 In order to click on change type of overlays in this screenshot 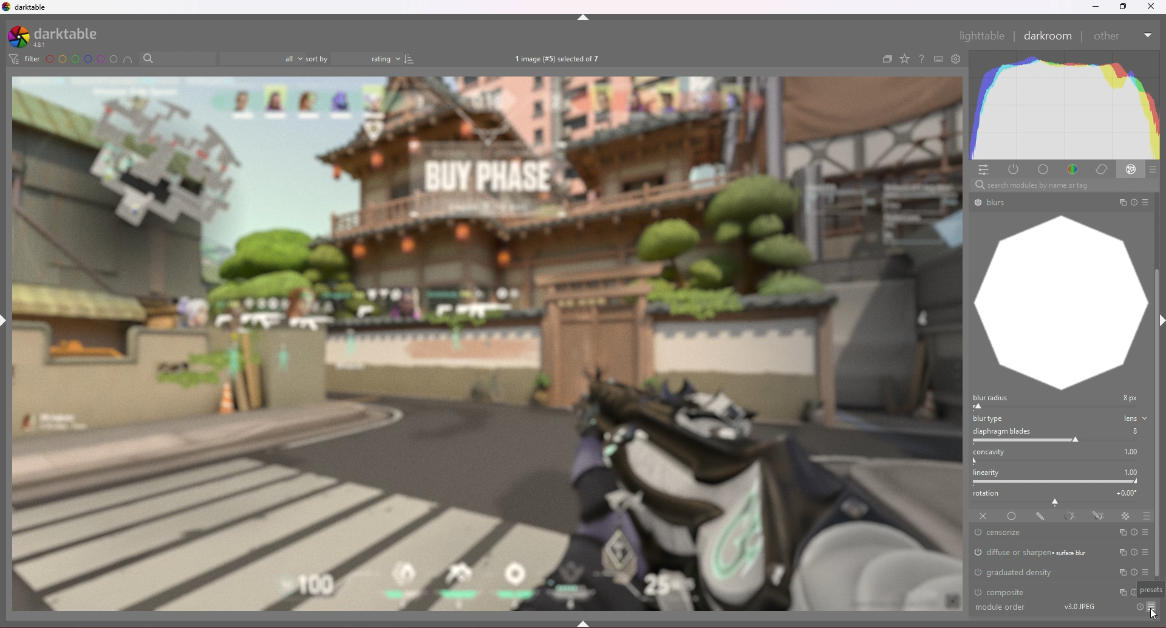, I will do `click(905, 58)`.